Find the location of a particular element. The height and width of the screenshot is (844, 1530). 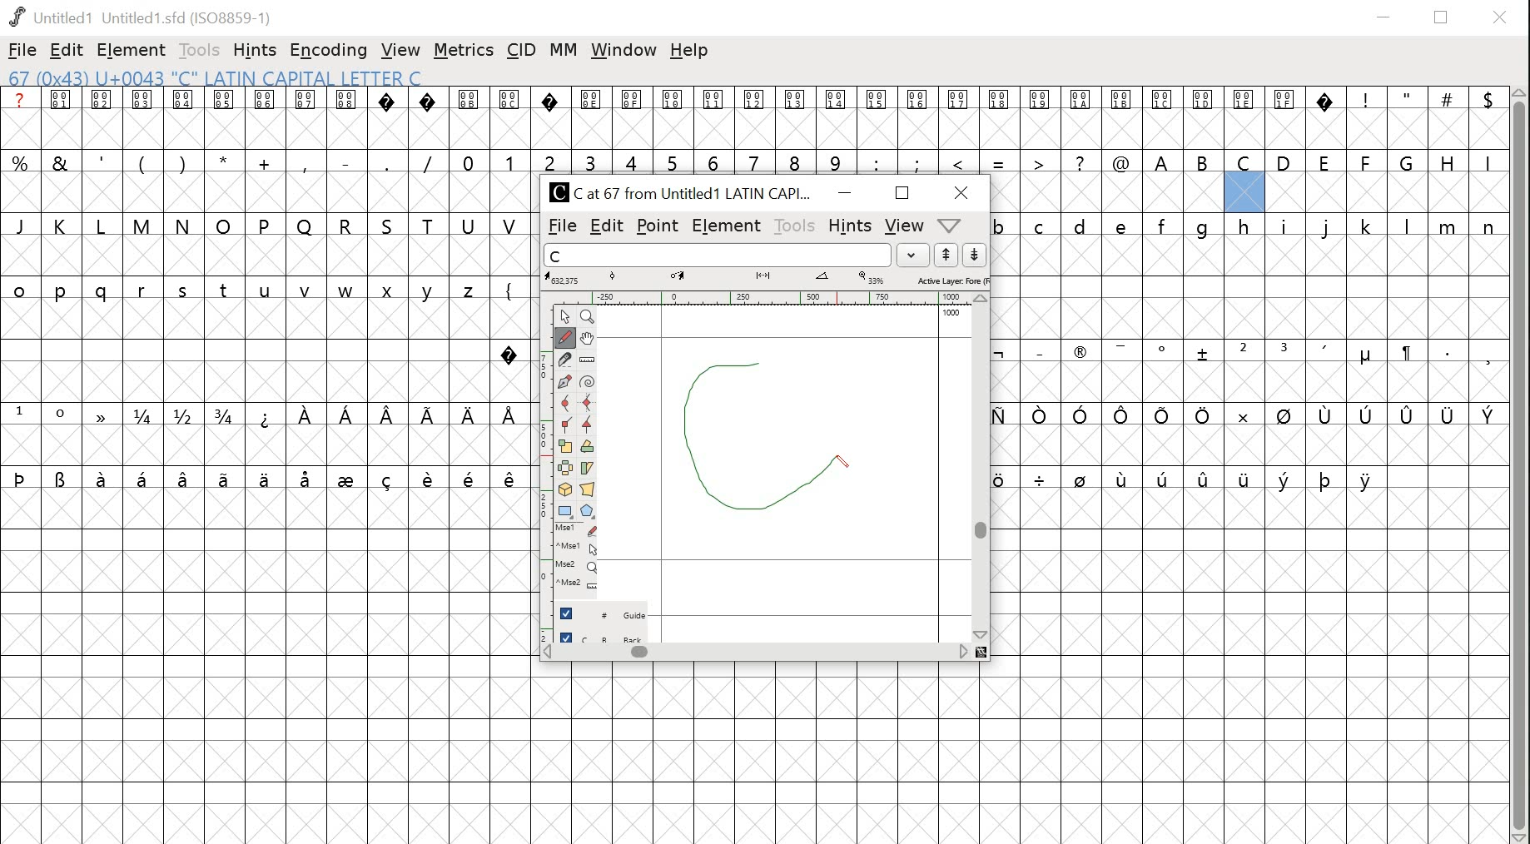

back layer is located at coordinates (604, 635).